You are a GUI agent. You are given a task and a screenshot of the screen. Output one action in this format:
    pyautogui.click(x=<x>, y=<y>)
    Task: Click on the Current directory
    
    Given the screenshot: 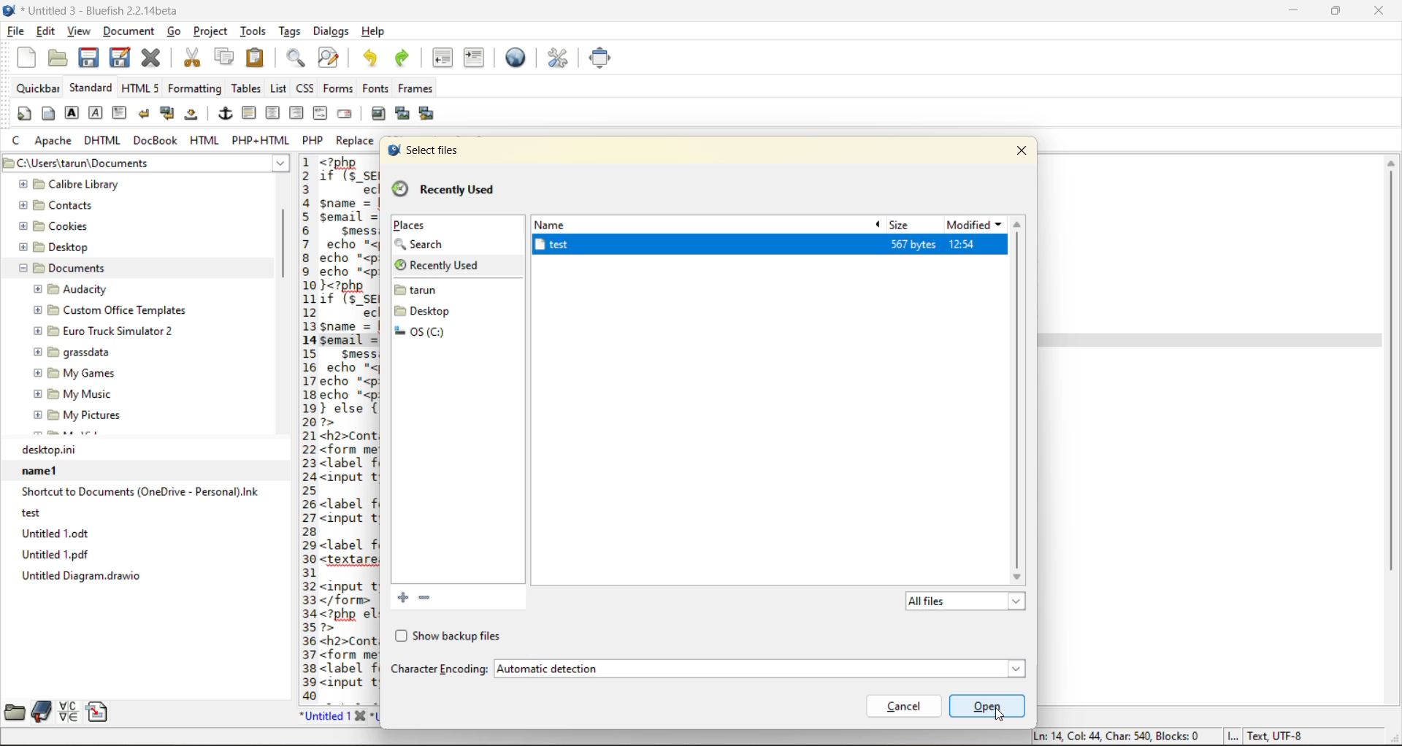 What is the action you would take?
    pyautogui.click(x=199, y=164)
    